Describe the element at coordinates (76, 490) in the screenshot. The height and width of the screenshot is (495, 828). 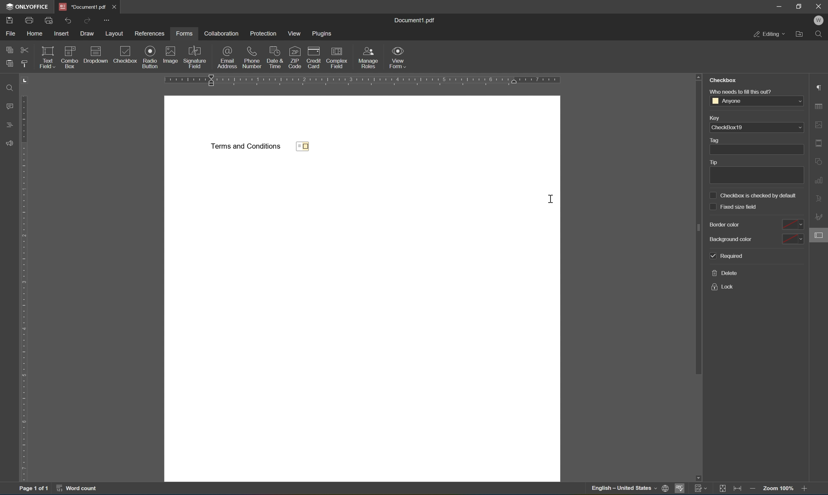
I see `word count` at that location.